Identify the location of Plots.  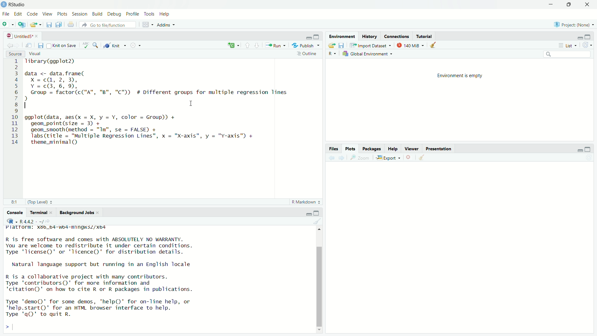
(62, 14).